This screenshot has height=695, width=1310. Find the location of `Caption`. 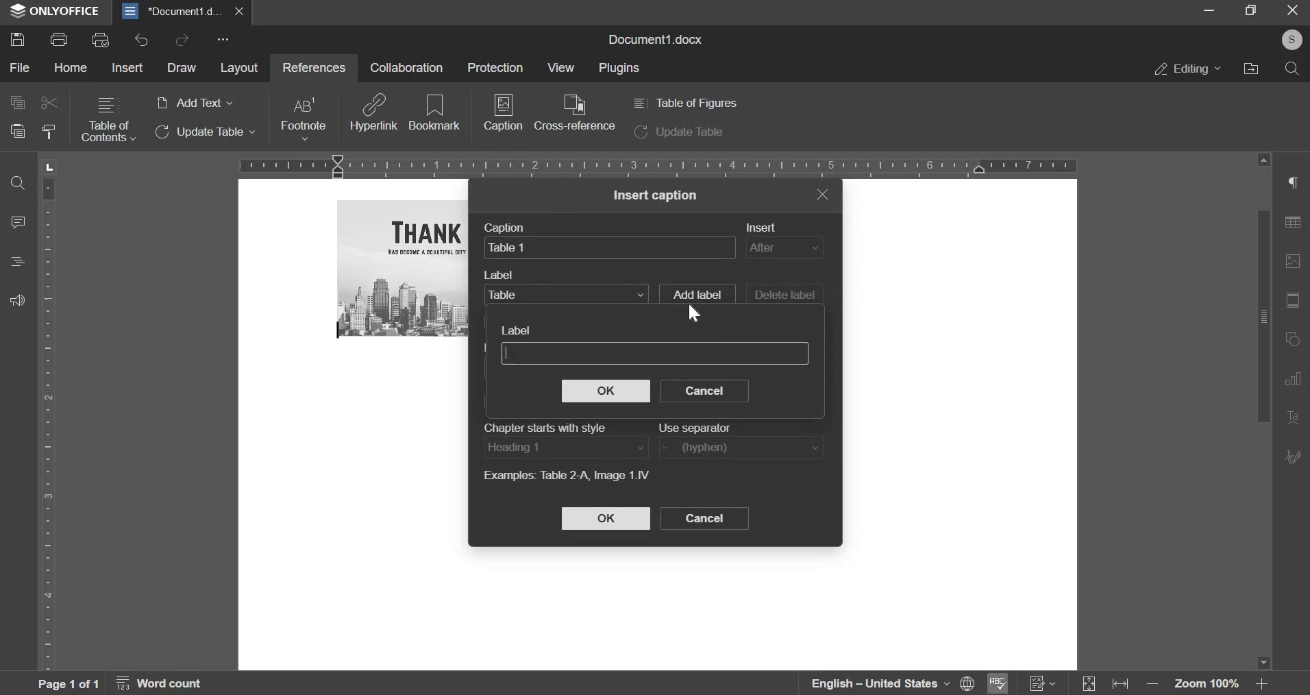

Caption is located at coordinates (507, 226).